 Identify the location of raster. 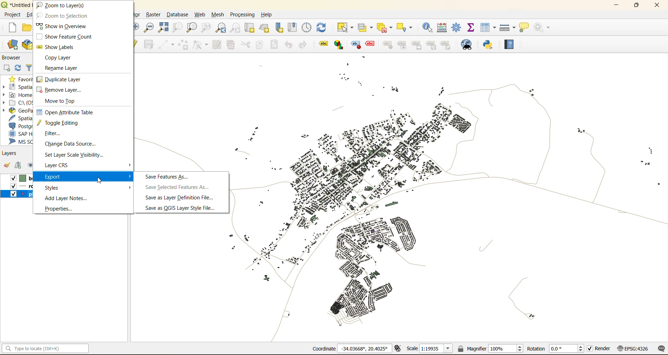
(154, 15).